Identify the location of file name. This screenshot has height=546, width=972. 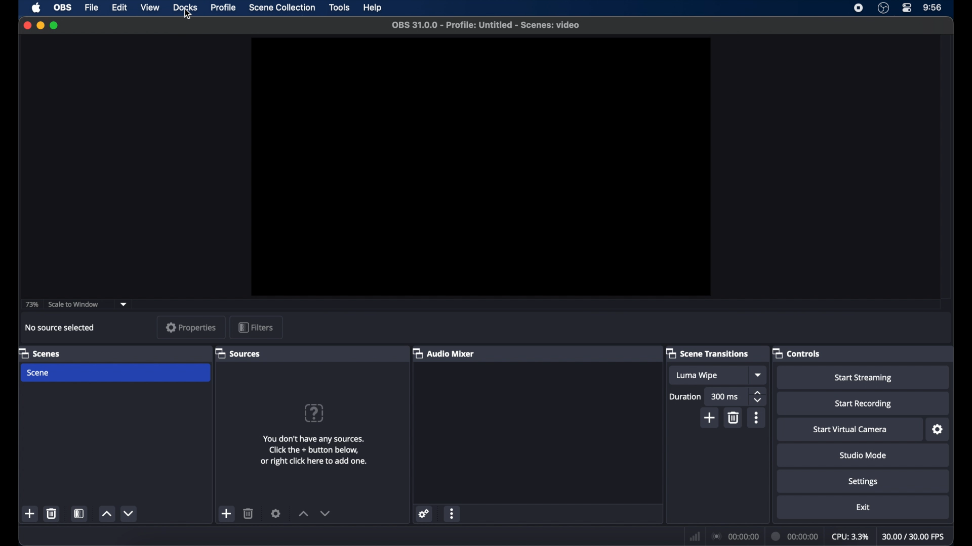
(485, 25).